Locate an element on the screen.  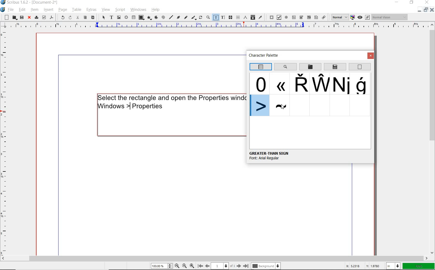
link annotation is located at coordinates (324, 17).